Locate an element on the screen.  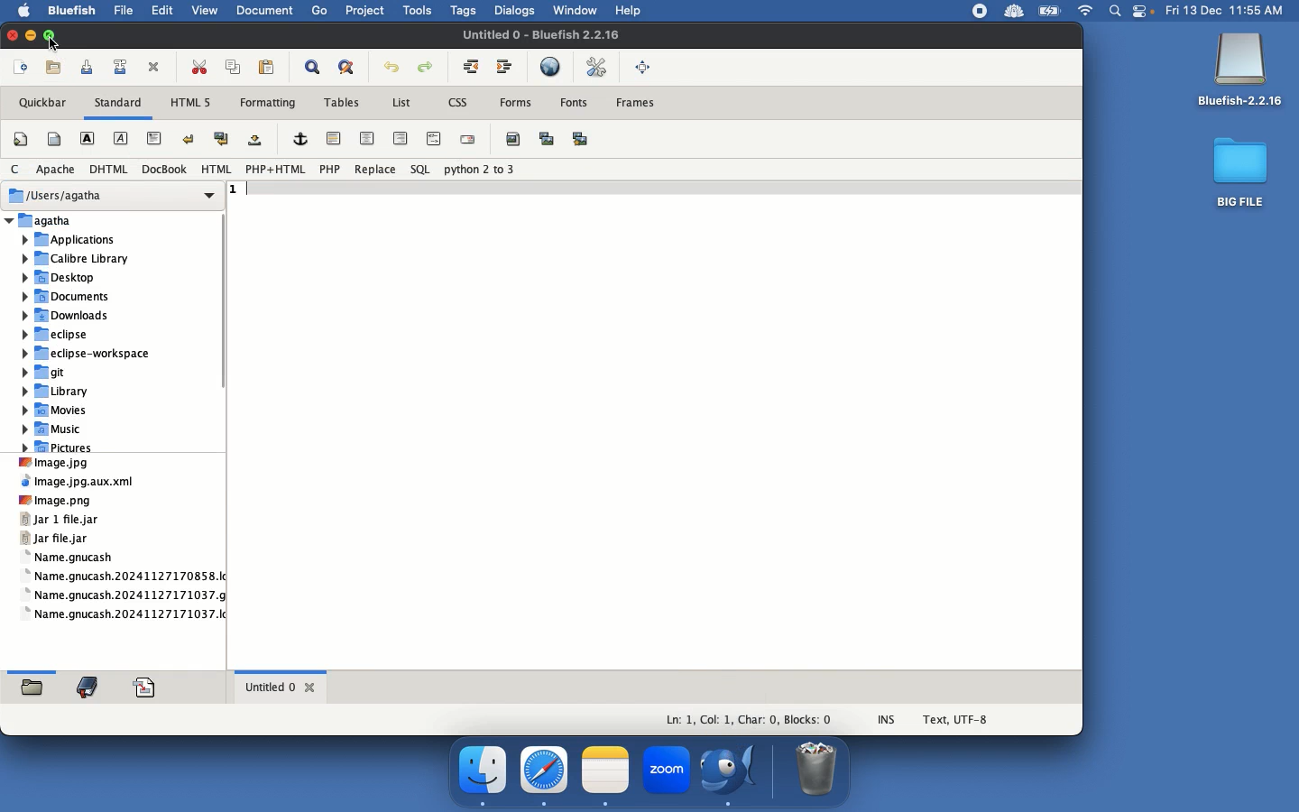
git is located at coordinates (51, 374).